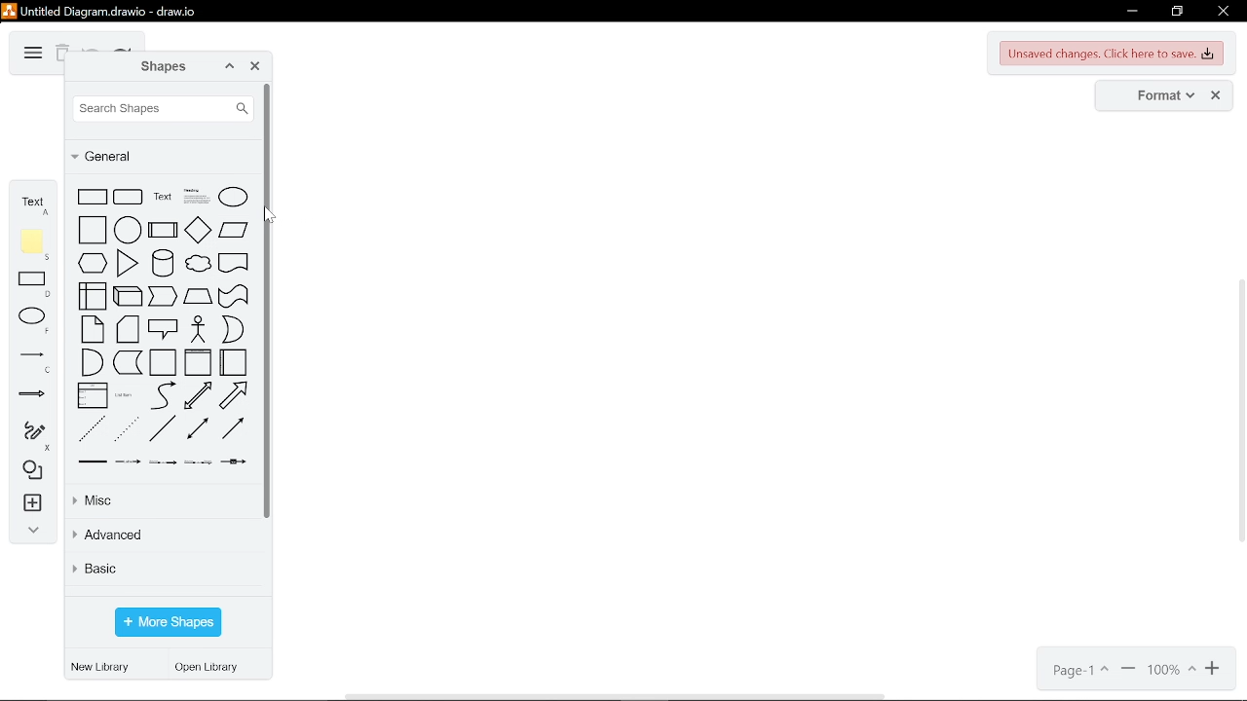  What do you see at coordinates (93, 395) in the screenshot?
I see `list` at bounding box center [93, 395].